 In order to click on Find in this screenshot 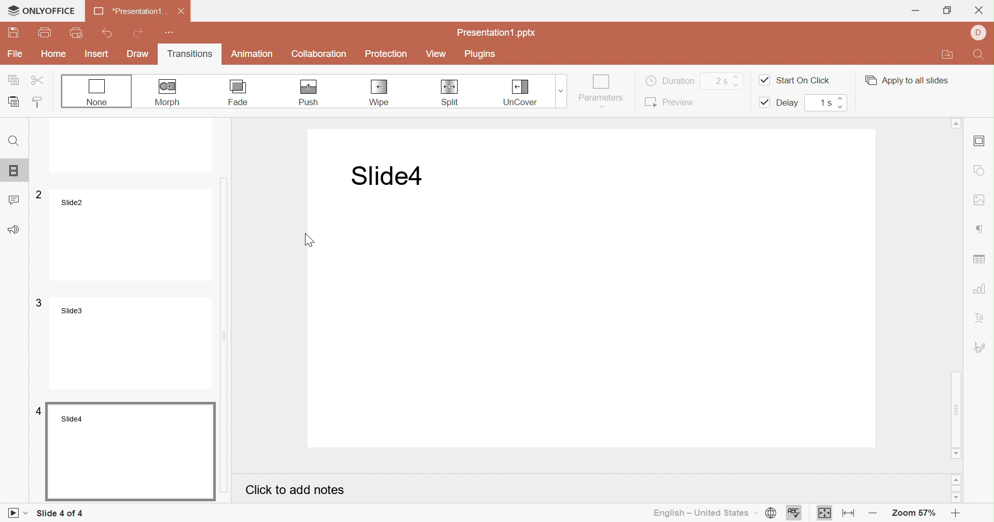, I will do `click(15, 140)`.